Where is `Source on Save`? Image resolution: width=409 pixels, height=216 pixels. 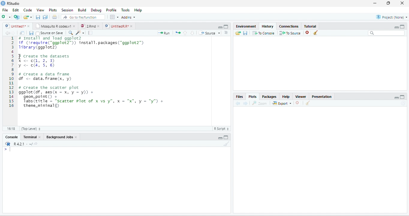 Source on Save is located at coordinates (50, 34).